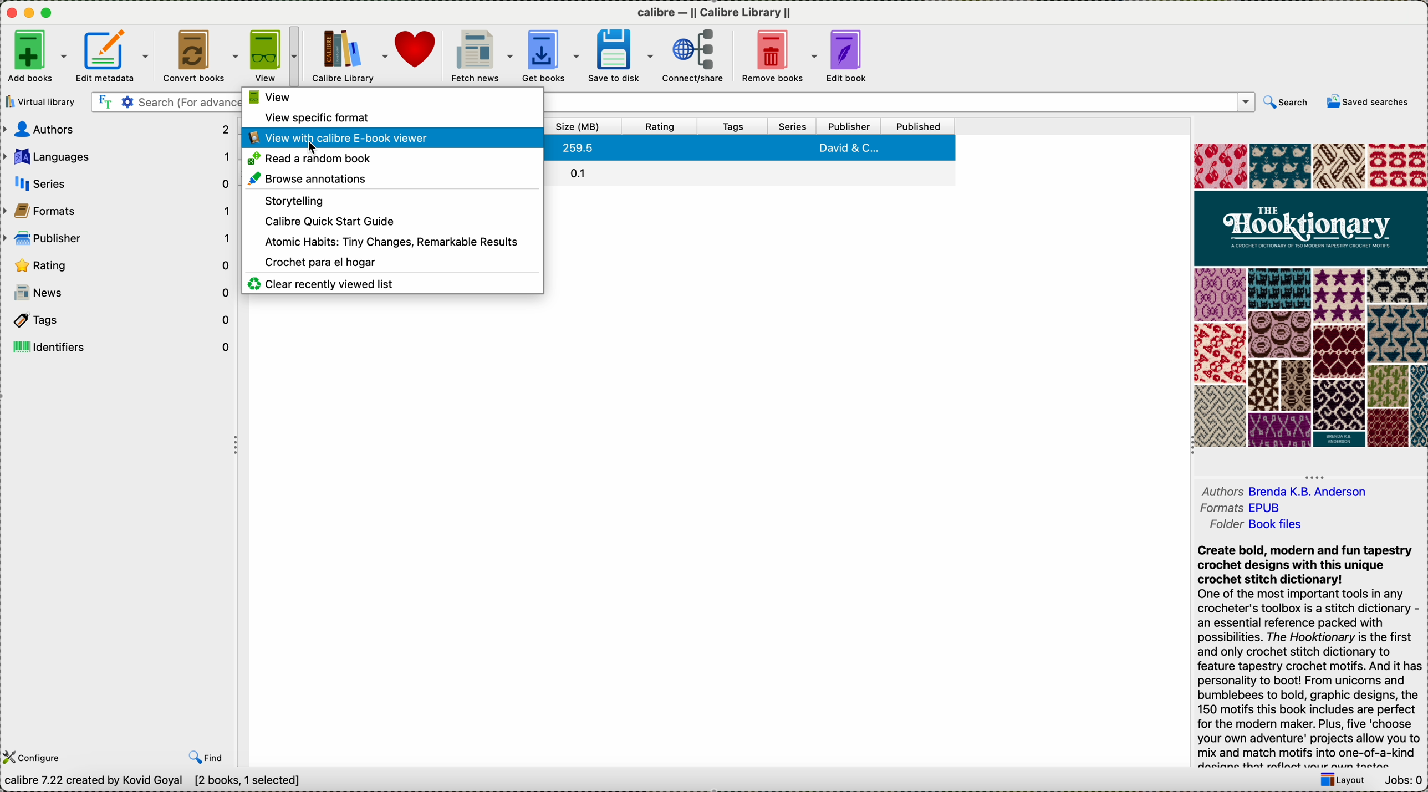  Describe the element at coordinates (1243, 509) in the screenshot. I see `formats` at that location.